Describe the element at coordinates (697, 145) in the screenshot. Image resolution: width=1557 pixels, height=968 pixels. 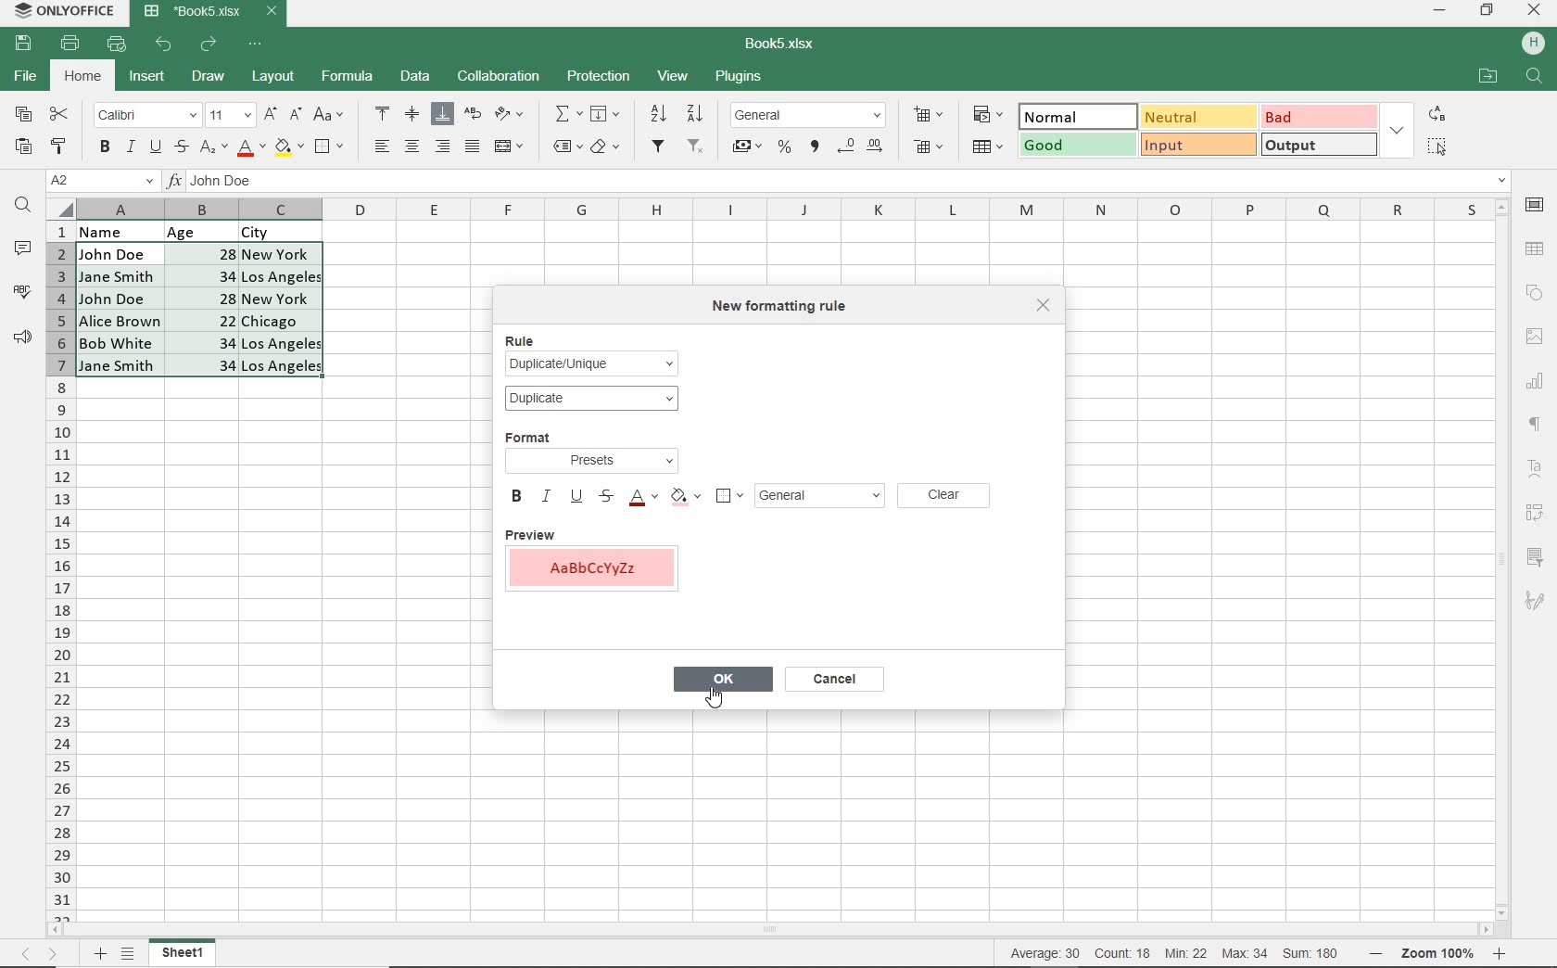
I see `REMOVE FILTER` at that location.